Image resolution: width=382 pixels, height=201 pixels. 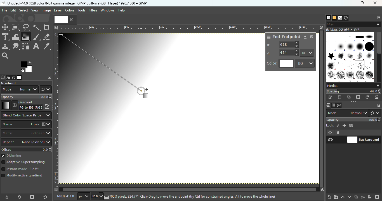 What do you see at coordinates (305, 63) in the screenshot?
I see `Background color` at bounding box center [305, 63].